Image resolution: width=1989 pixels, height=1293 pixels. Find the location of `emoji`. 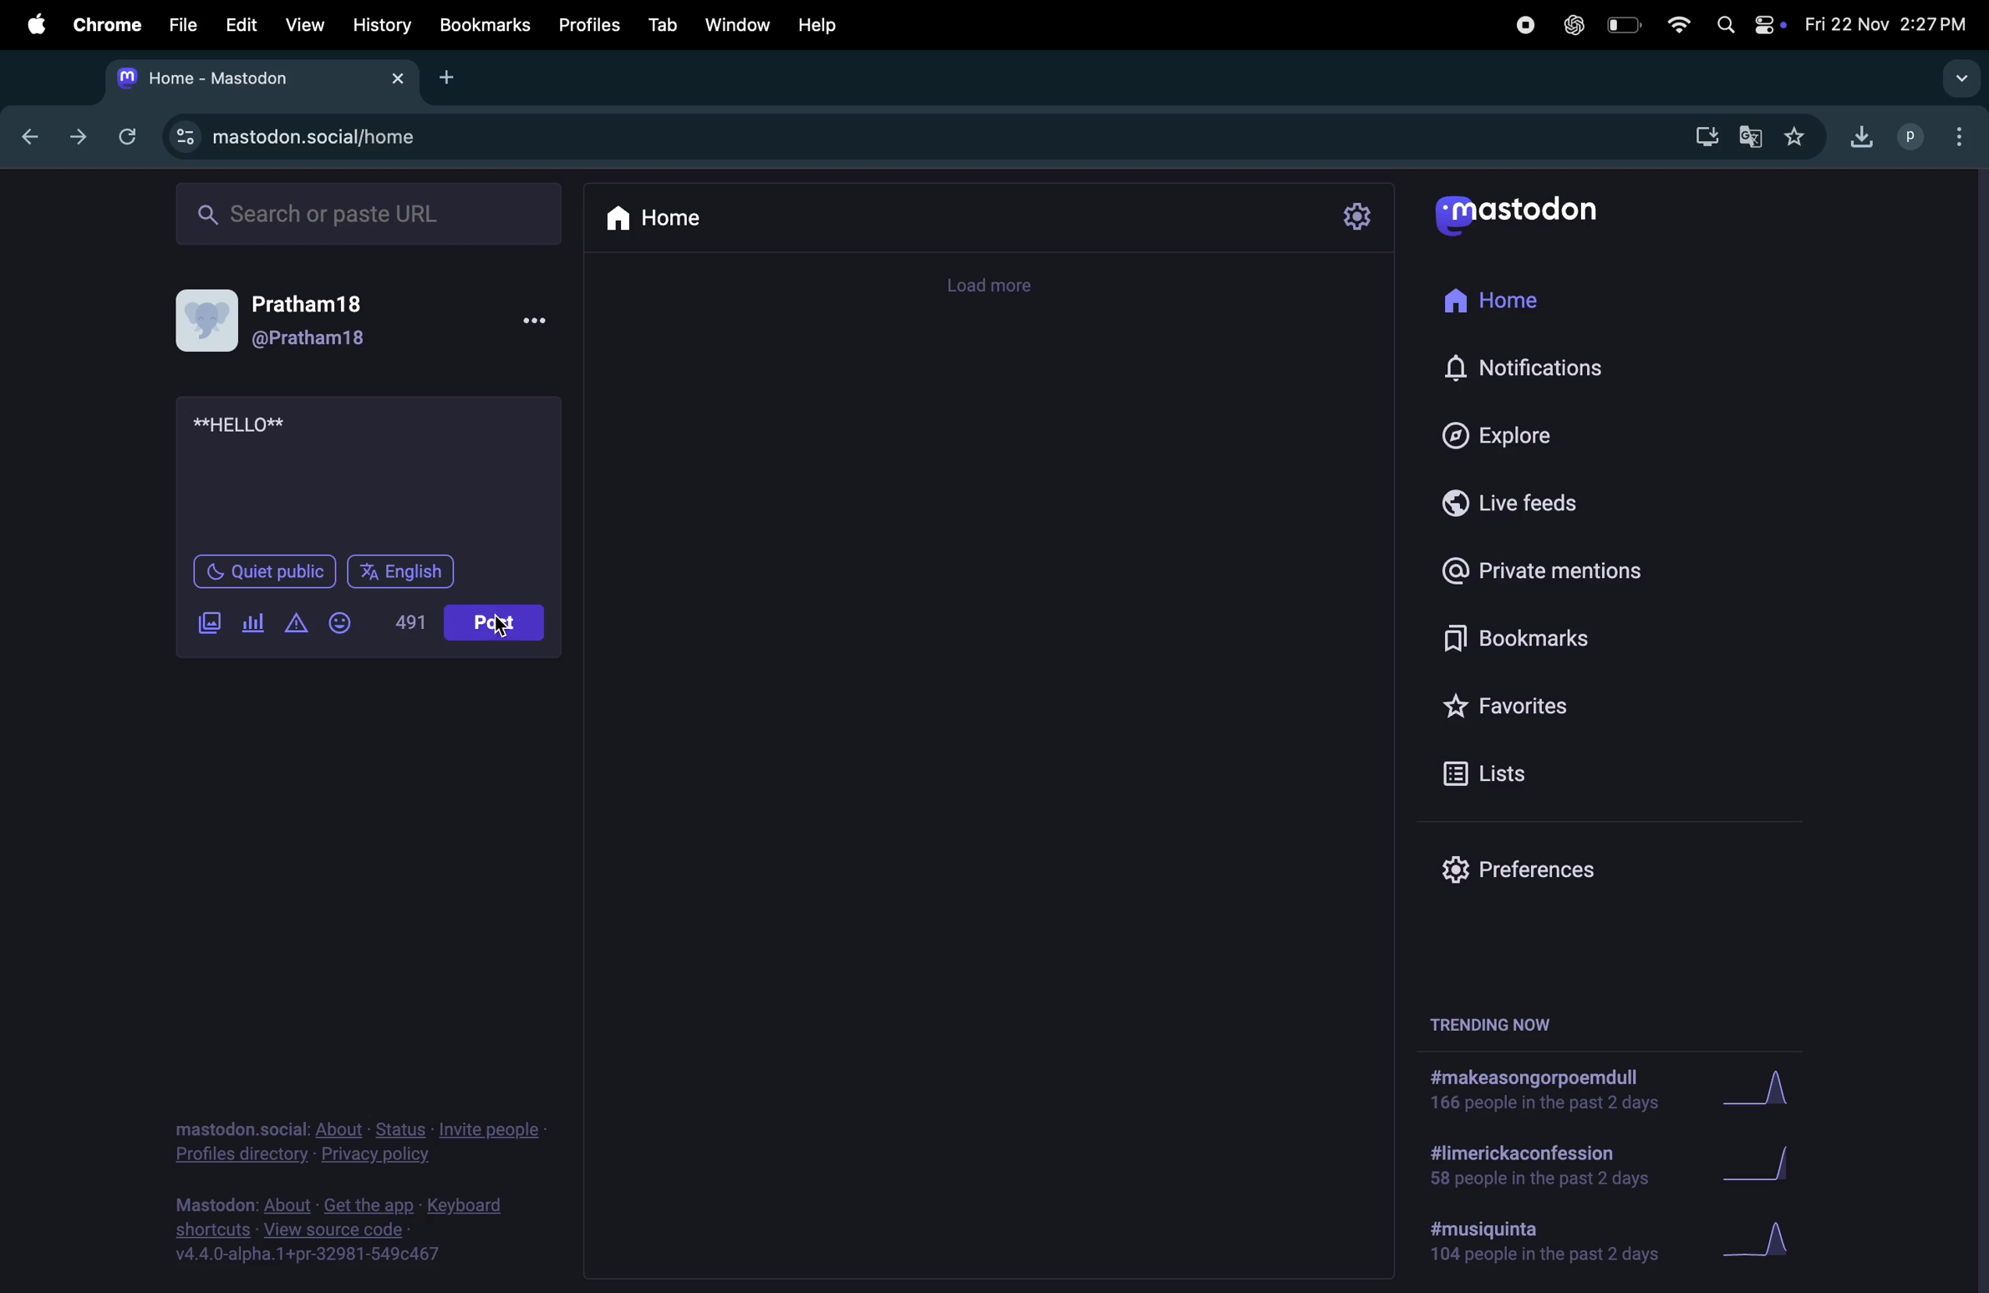

emoji is located at coordinates (340, 623).